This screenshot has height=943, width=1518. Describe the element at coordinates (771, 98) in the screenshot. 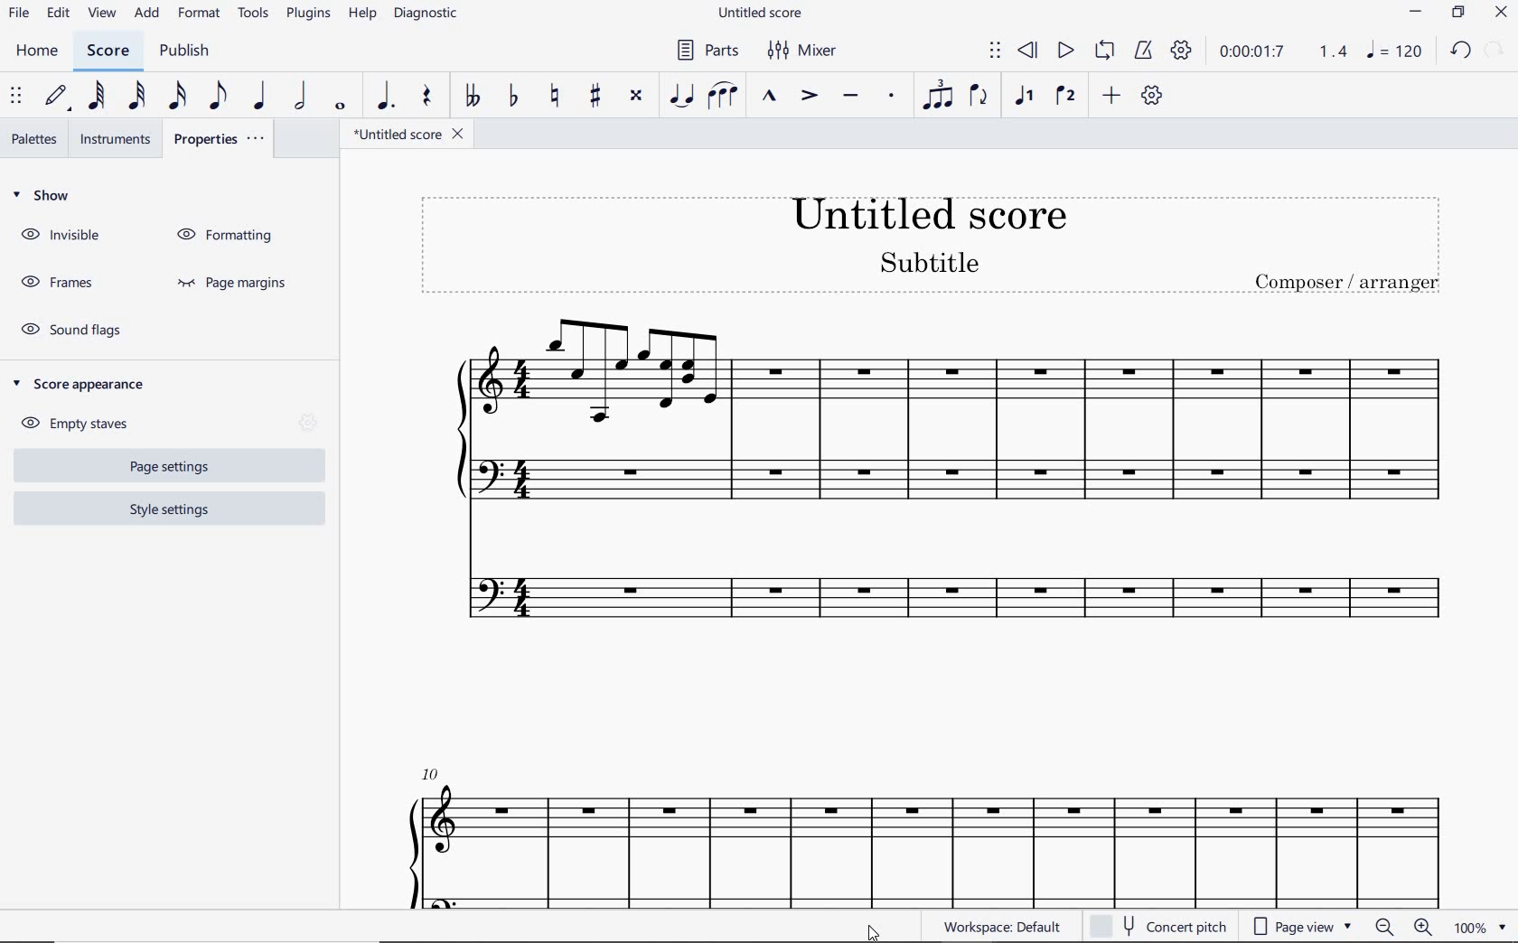

I see `MARCATO` at that location.